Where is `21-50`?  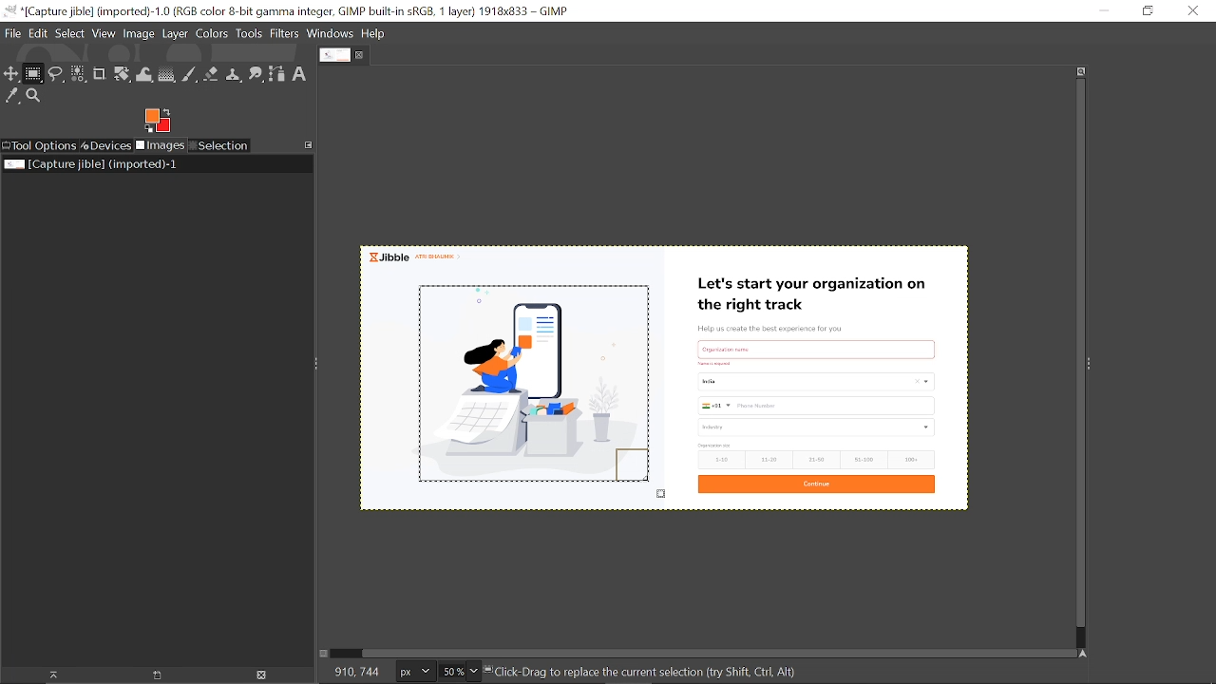
21-50 is located at coordinates (817, 459).